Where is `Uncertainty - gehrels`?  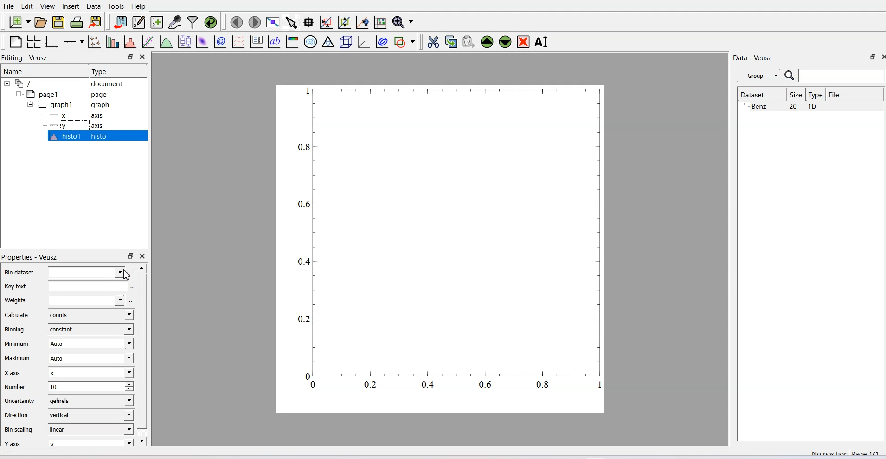
Uncertainty - gehrels is located at coordinates (67, 400).